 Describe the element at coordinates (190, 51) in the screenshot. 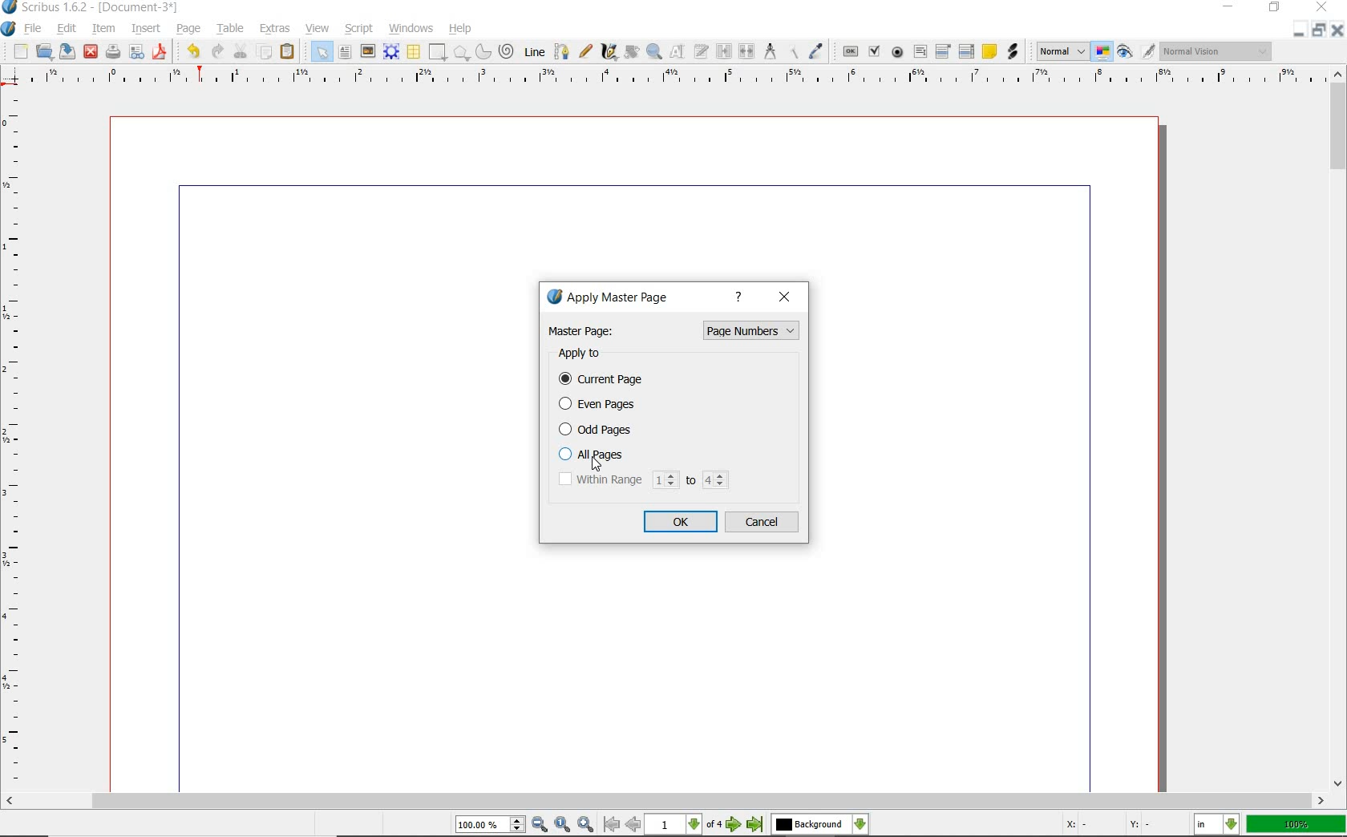

I see `undo` at that location.